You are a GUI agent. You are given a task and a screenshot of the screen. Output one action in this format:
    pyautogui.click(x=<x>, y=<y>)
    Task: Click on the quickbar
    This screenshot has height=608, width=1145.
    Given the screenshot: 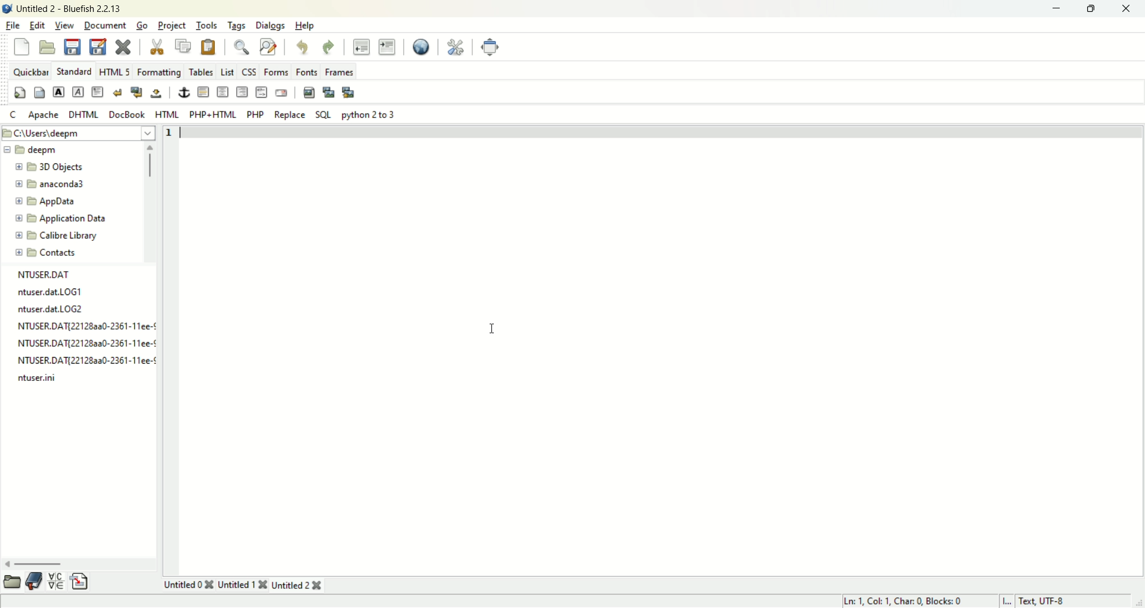 What is the action you would take?
    pyautogui.click(x=30, y=72)
    